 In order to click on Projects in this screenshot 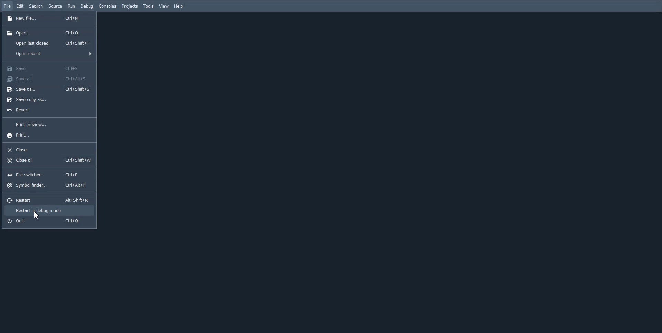, I will do `click(130, 7)`.